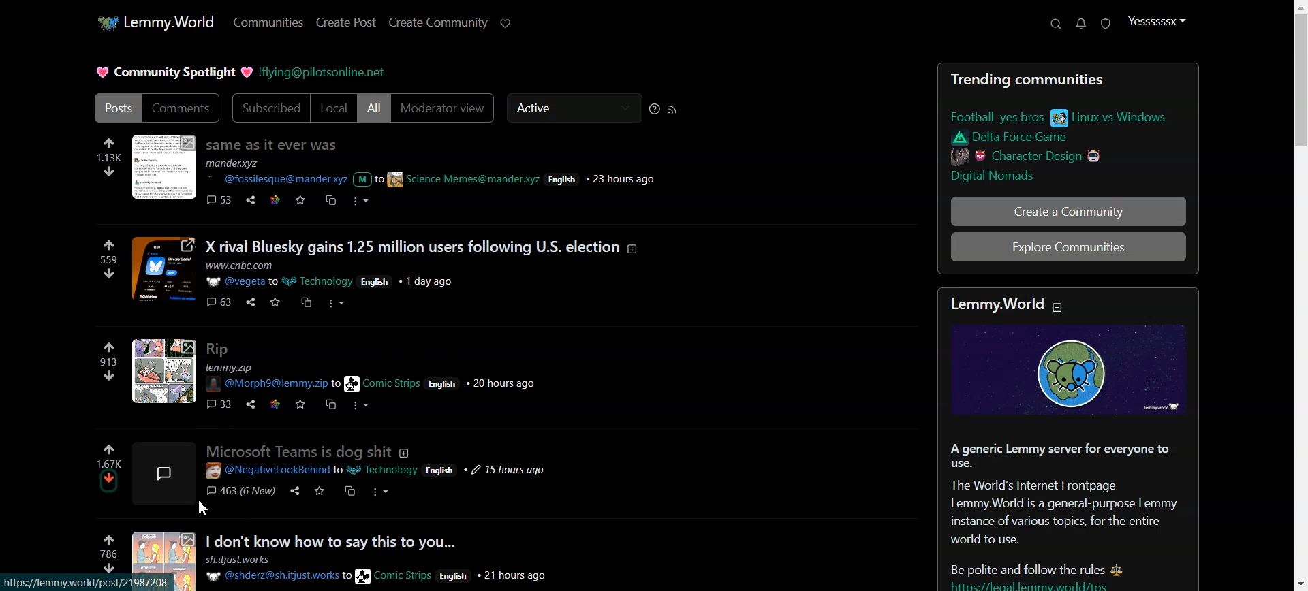 This screenshot has width=1308, height=591. Describe the element at coordinates (1068, 246) in the screenshot. I see `Explore Communities` at that location.